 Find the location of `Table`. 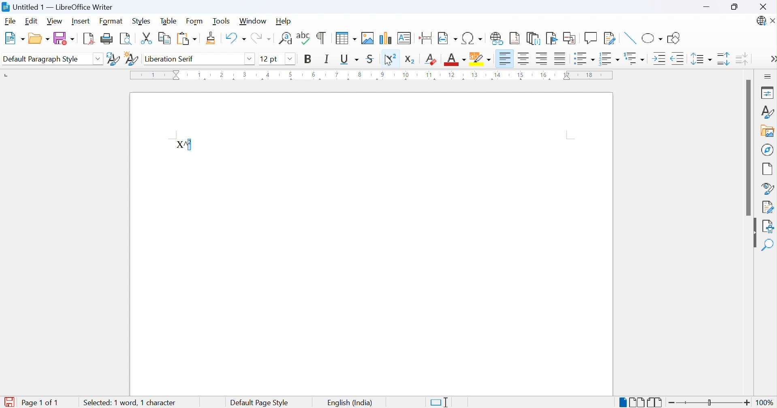

Table is located at coordinates (168, 21).